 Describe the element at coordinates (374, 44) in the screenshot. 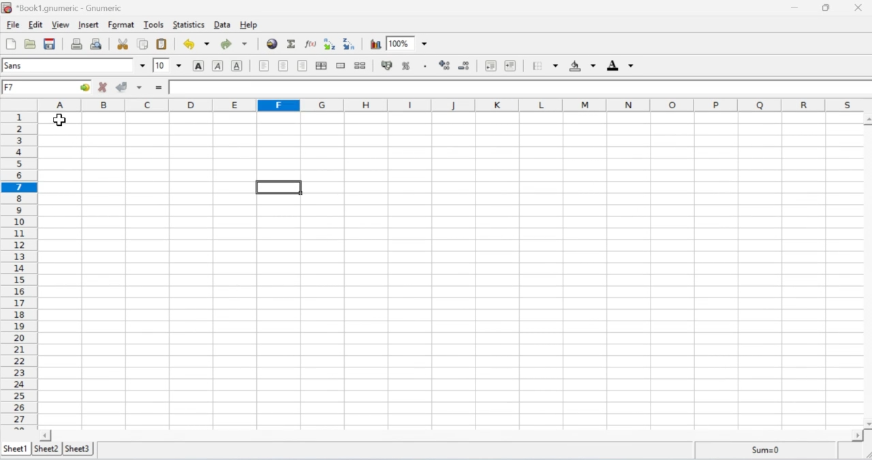

I see `Chart` at that location.